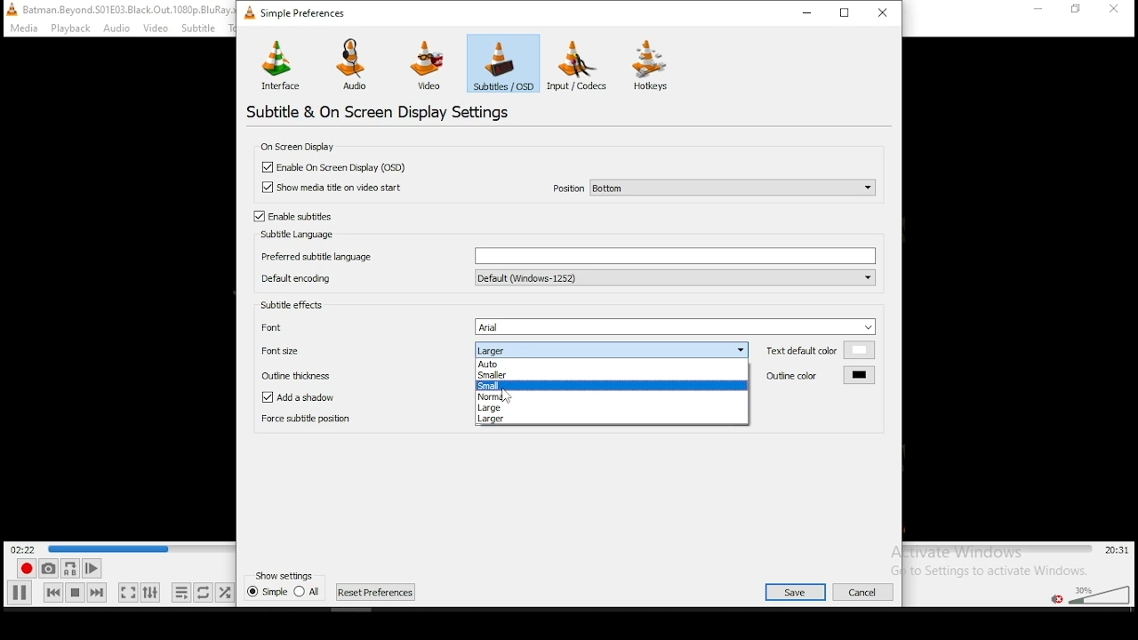 This screenshot has height=640, width=1138. Describe the element at coordinates (156, 28) in the screenshot. I see `` at that location.